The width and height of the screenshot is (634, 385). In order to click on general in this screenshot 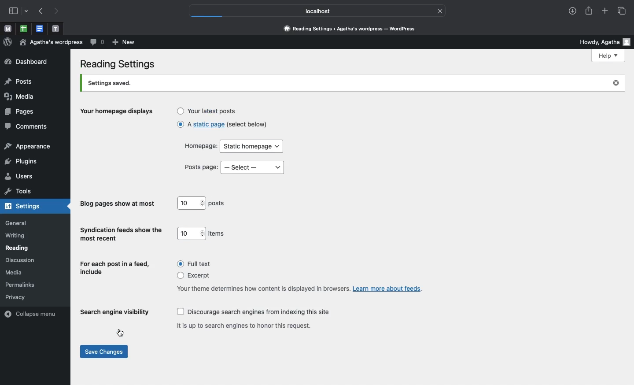, I will do `click(16, 223)`.